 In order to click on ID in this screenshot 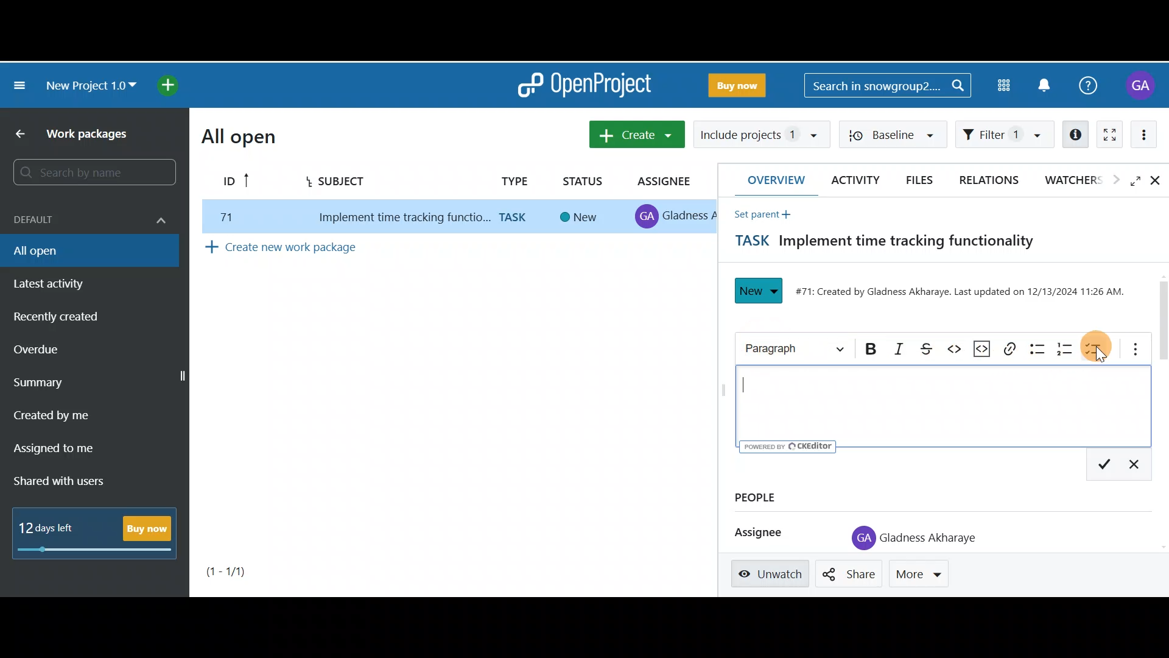, I will do `click(233, 182)`.